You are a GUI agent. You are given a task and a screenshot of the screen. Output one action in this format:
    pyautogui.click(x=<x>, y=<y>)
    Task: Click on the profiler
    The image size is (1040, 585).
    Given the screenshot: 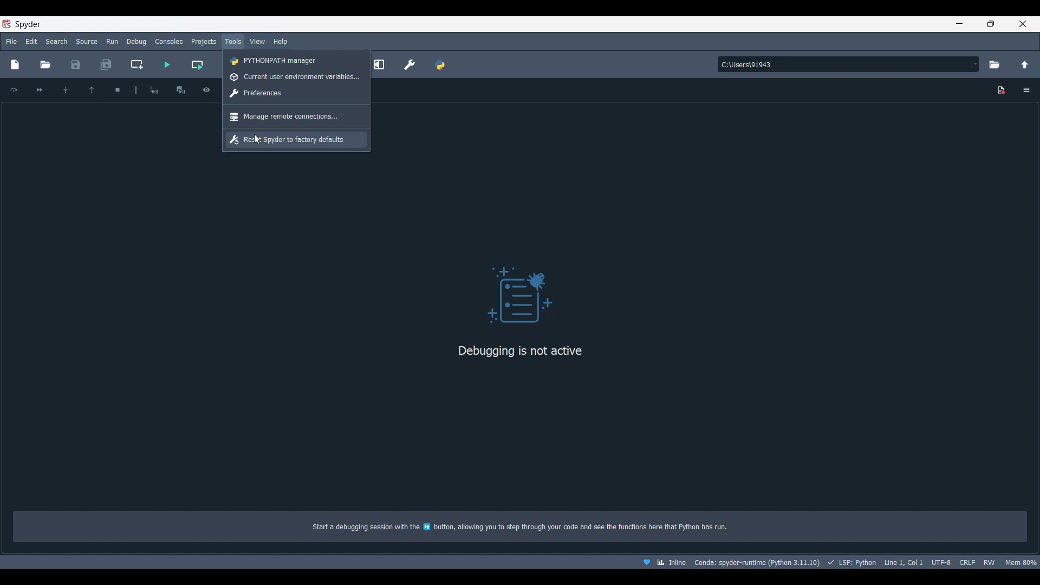 What is the action you would take?
    pyautogui.click(x=206, y=88)
    